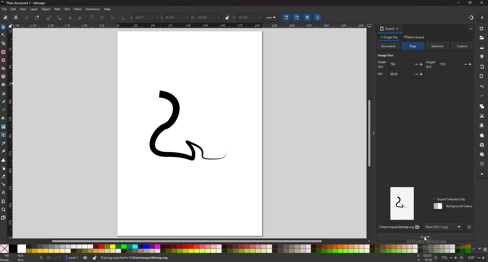 This screenshot has height=262, width=488. Describe the element at coordinates (482, 87) in the screenshot. I see `undo` at that location.